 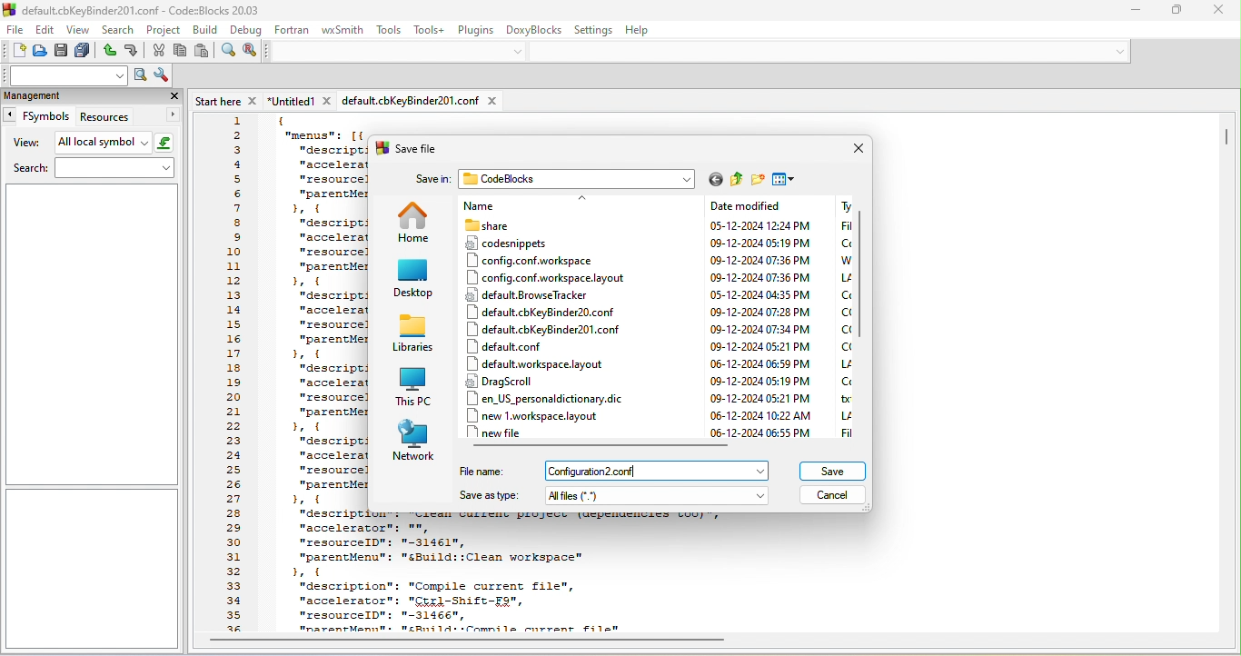 I want to click on this pc, so click(x=416, y=386).